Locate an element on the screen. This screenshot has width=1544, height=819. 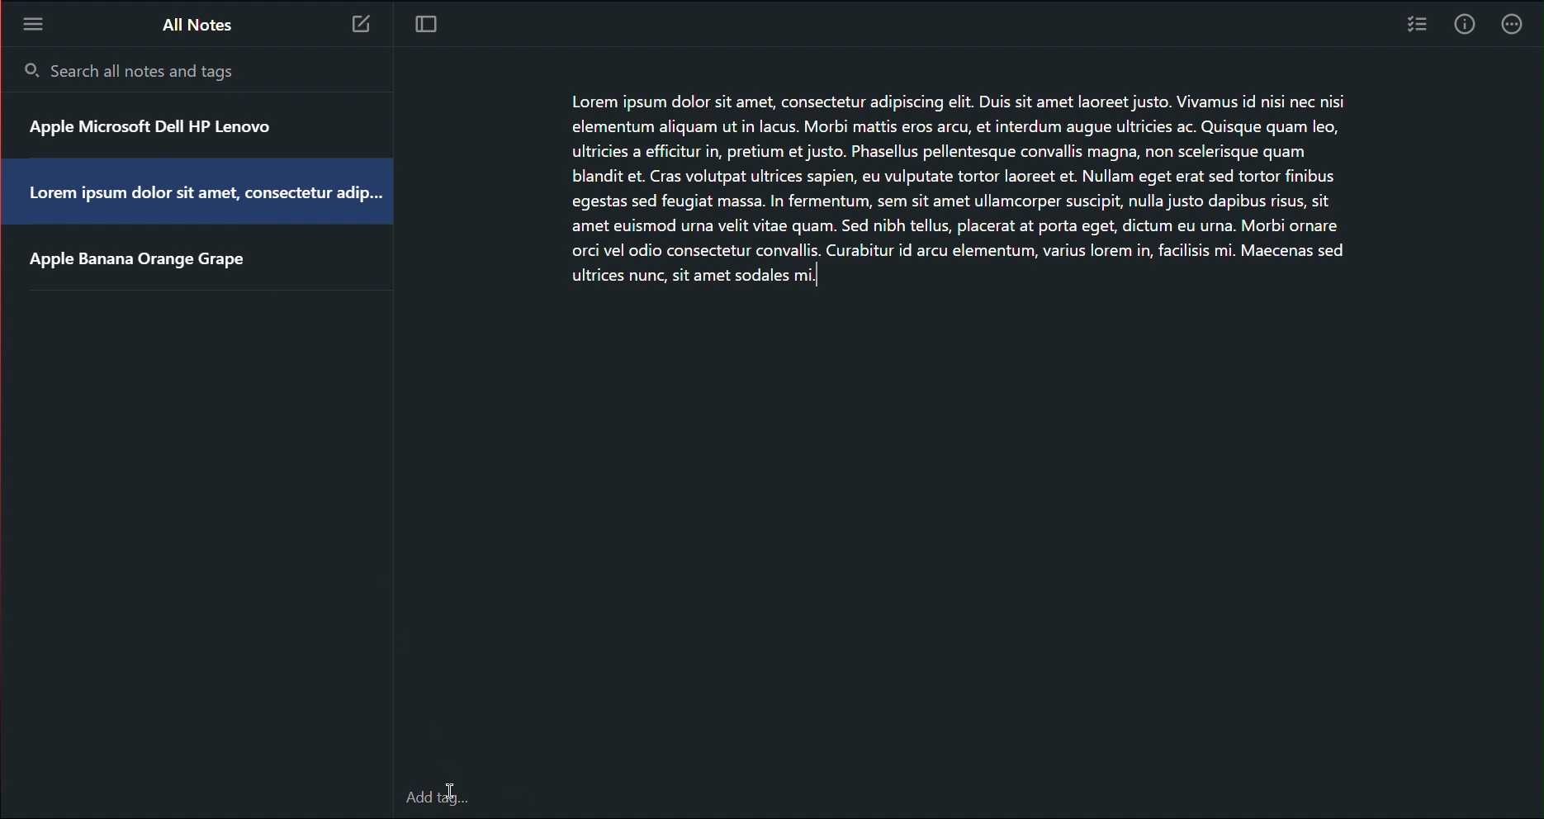
More is located at coordinates (32, 23).